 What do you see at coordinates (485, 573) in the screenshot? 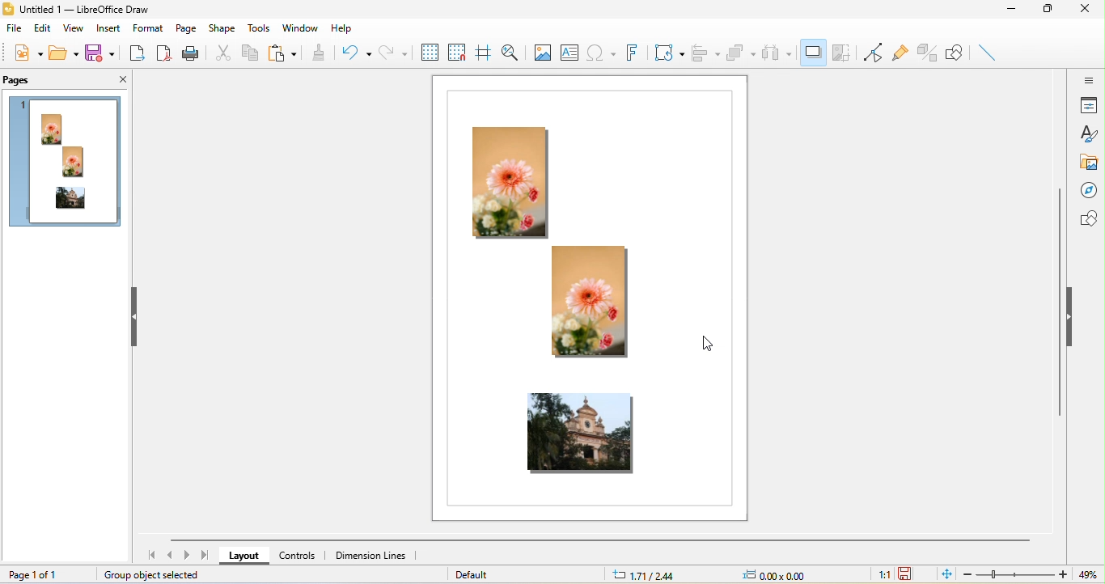
I see `default` at bounding box center [485, 573].